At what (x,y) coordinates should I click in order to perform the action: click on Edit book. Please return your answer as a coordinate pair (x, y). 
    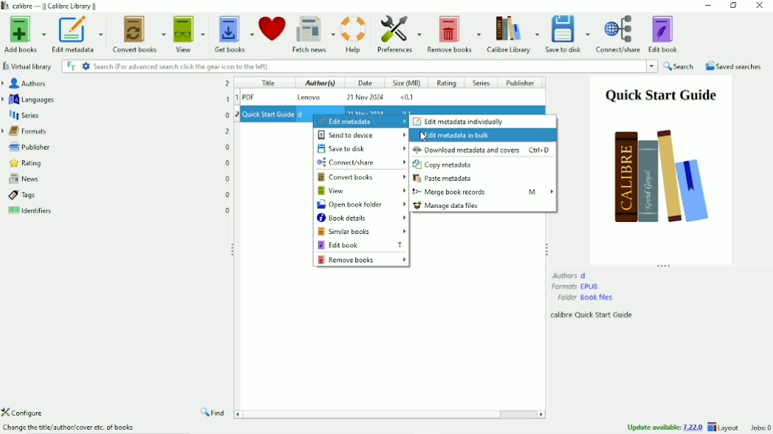
    Looking at the image, I should click on (665, 33).